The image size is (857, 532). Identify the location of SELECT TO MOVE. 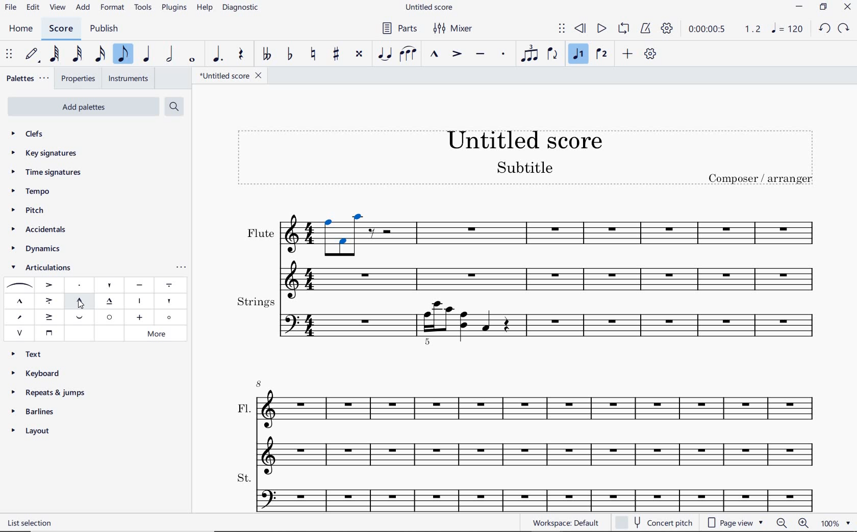
(9, 55).